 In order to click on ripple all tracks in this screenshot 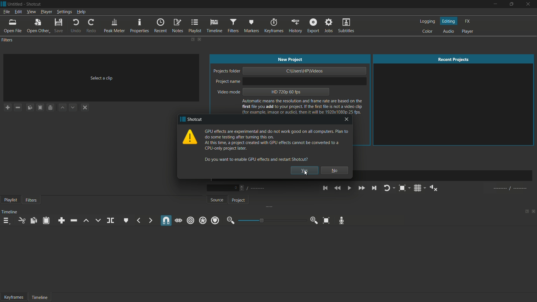, I will do `click(202, 221)`.